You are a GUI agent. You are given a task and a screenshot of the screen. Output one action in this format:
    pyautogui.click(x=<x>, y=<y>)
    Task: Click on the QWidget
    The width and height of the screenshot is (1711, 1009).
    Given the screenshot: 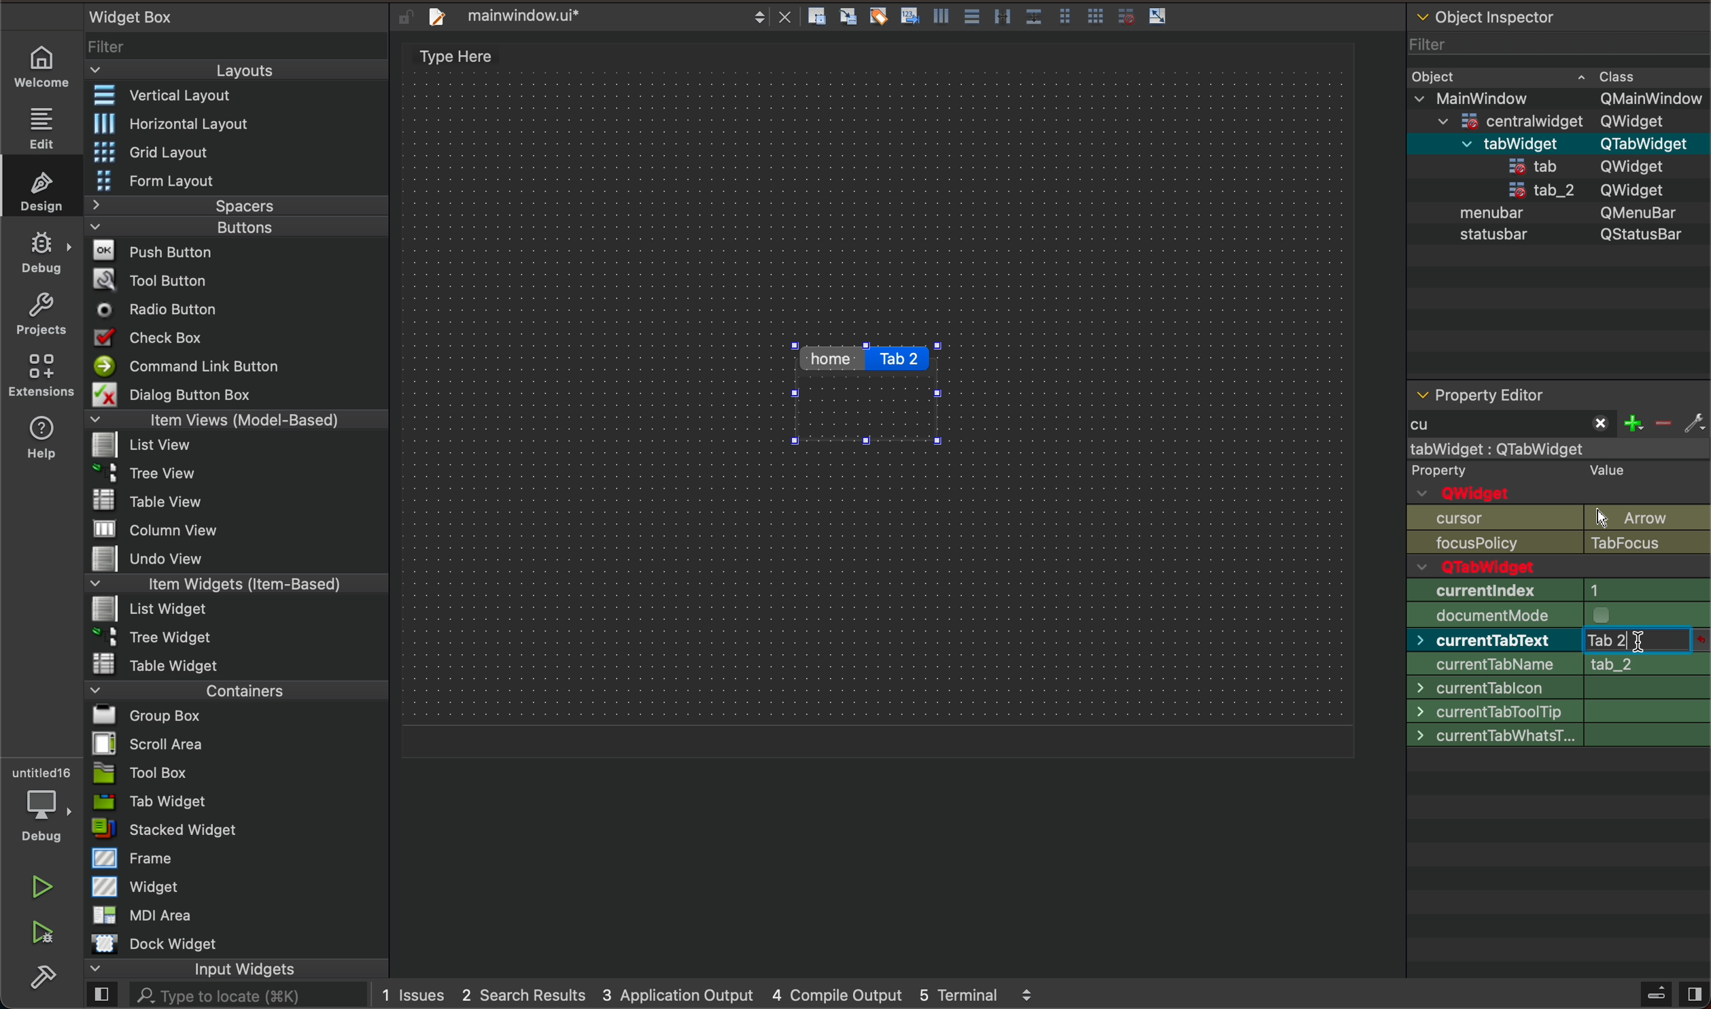 What is the action you would take?
    pyautogui.click(x=1635, y=188)
    